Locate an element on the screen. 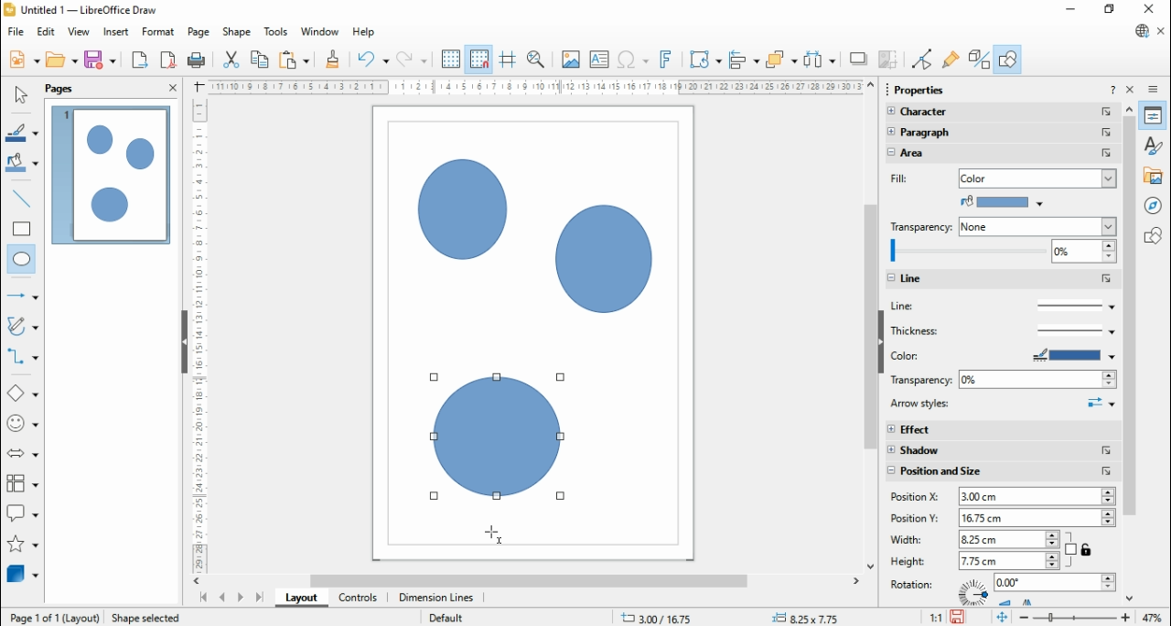 The width and height of the screenshot is (1171, 626). basic shapes is located at coordinates (23, 395).